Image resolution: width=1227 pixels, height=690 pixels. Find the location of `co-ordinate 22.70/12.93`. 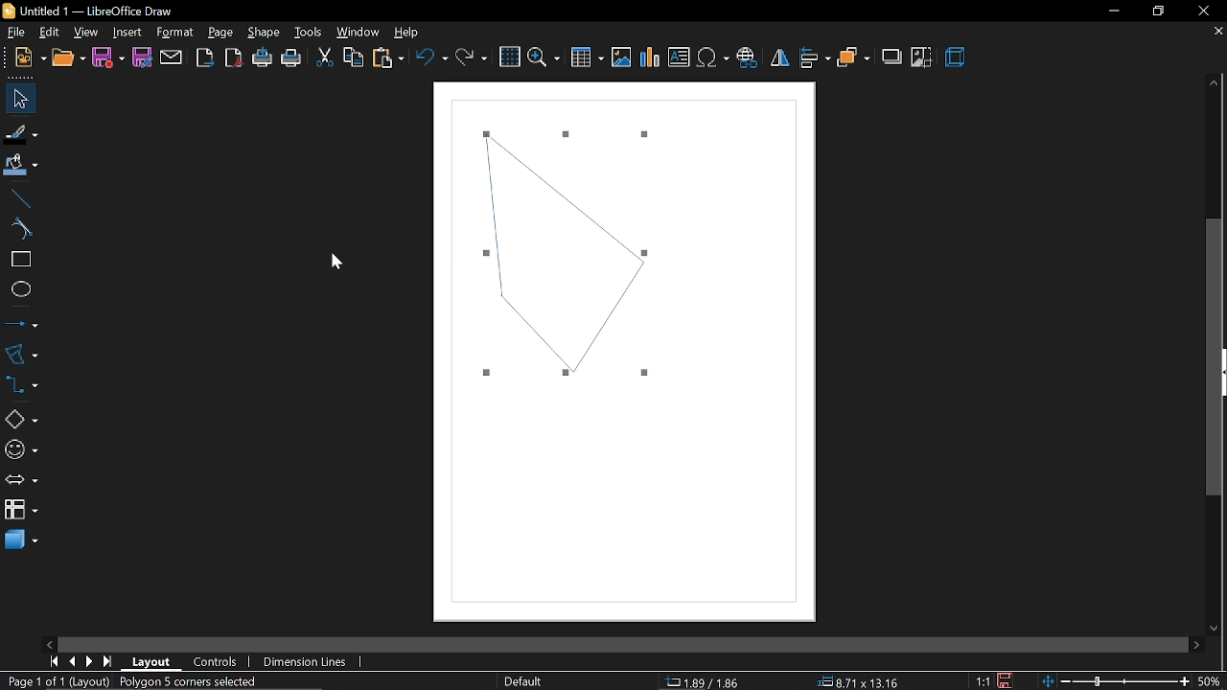

co-ordinate 22.70/12.93 is located at coordinates (711, 681).